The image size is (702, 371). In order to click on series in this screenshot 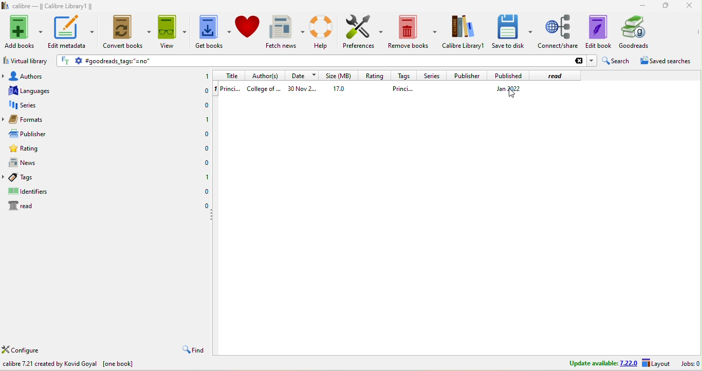, I will do `click(29, 106)`.